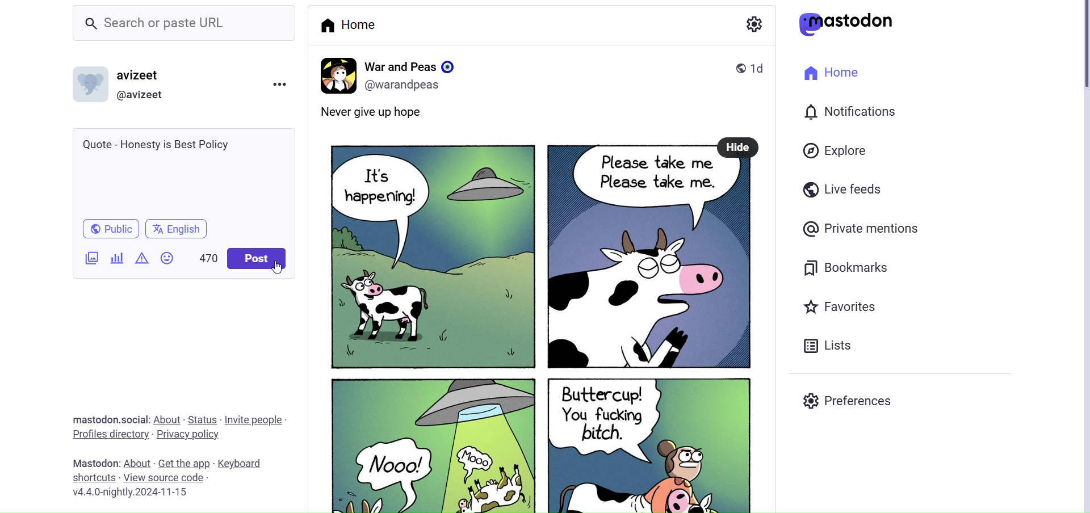 The image size is (1090, 513). What do you see at coordinates (845, 266) in the screenshot?
I see `Bookmarks` at bounding box center [845, 266].